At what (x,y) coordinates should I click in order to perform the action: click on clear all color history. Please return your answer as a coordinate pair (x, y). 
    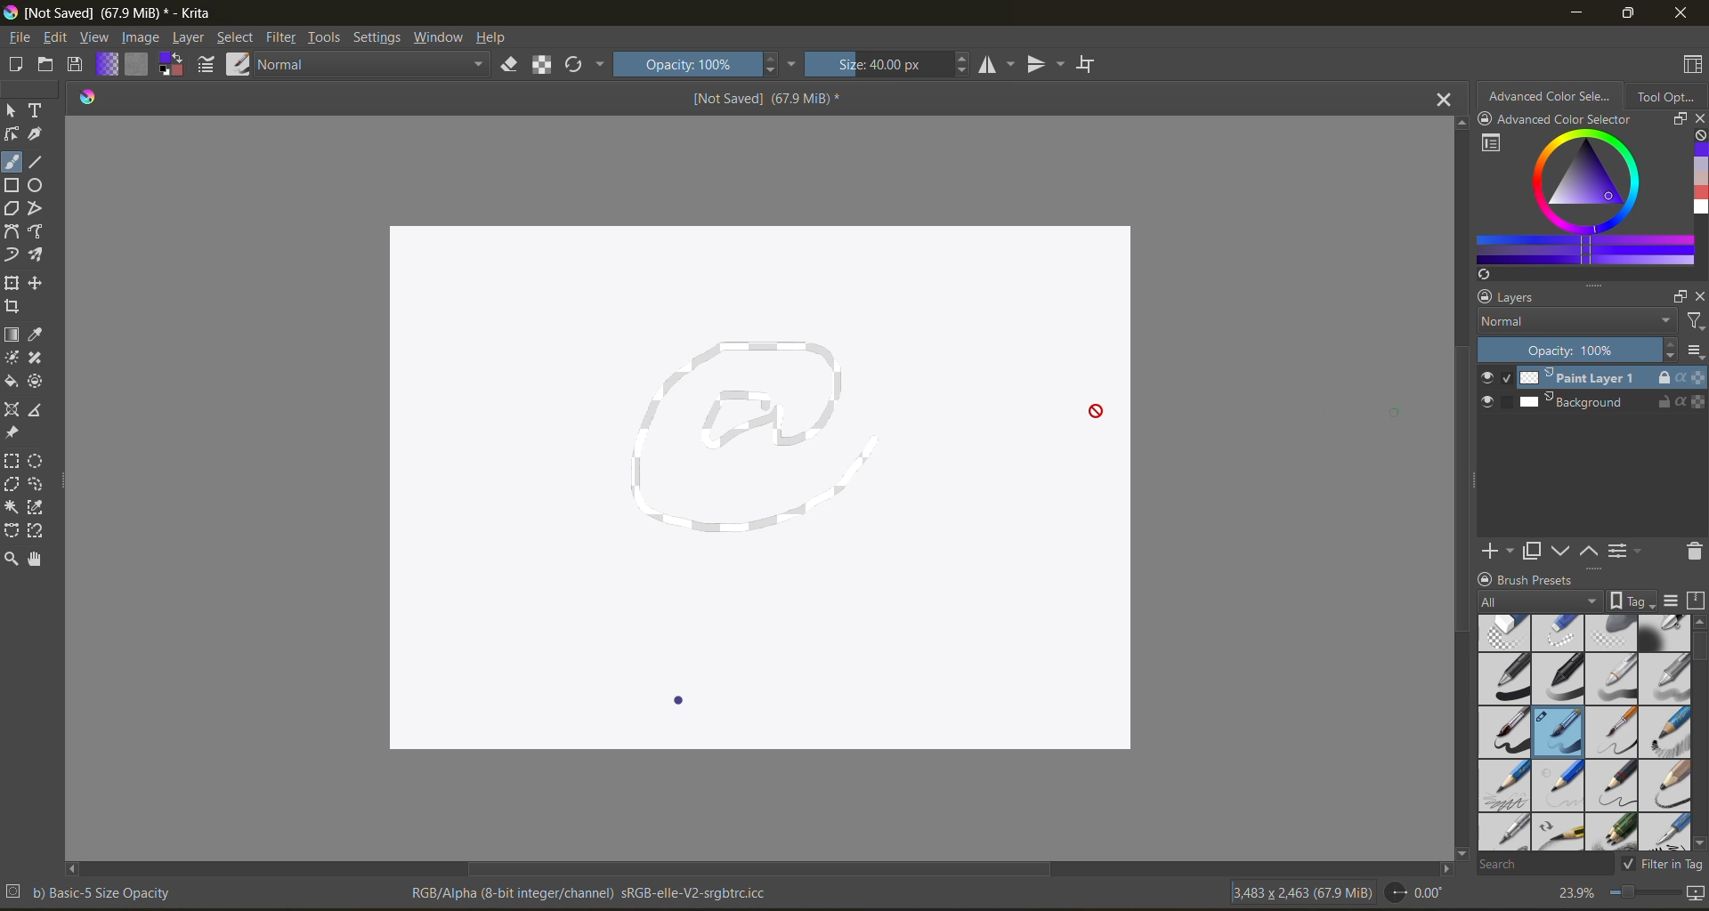
    Looking at the image, I should click on (1698, 136).